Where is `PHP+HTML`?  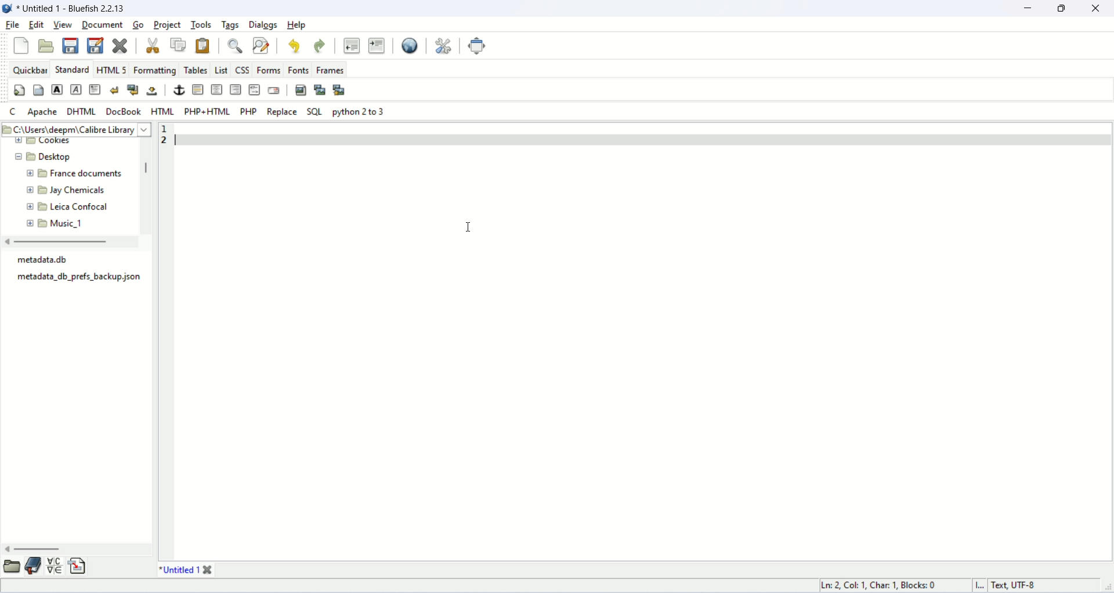 PHP+HTML is located at coordinates (207, 111).